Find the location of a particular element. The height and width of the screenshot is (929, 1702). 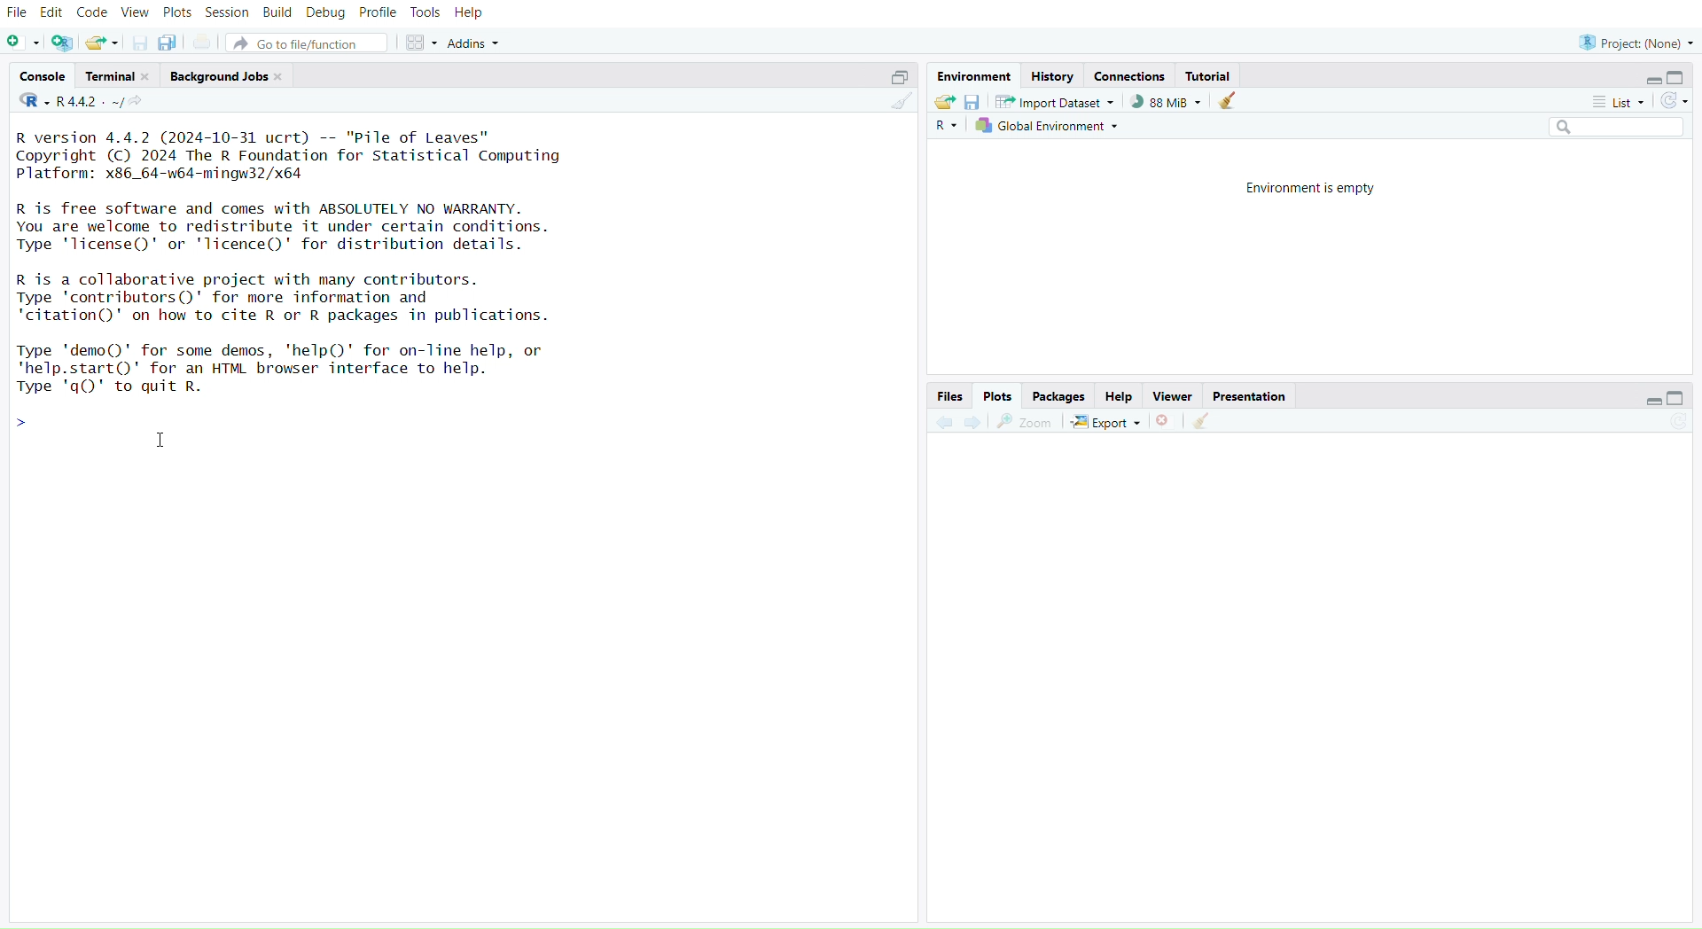

debug is located at coordinates (325, 14).